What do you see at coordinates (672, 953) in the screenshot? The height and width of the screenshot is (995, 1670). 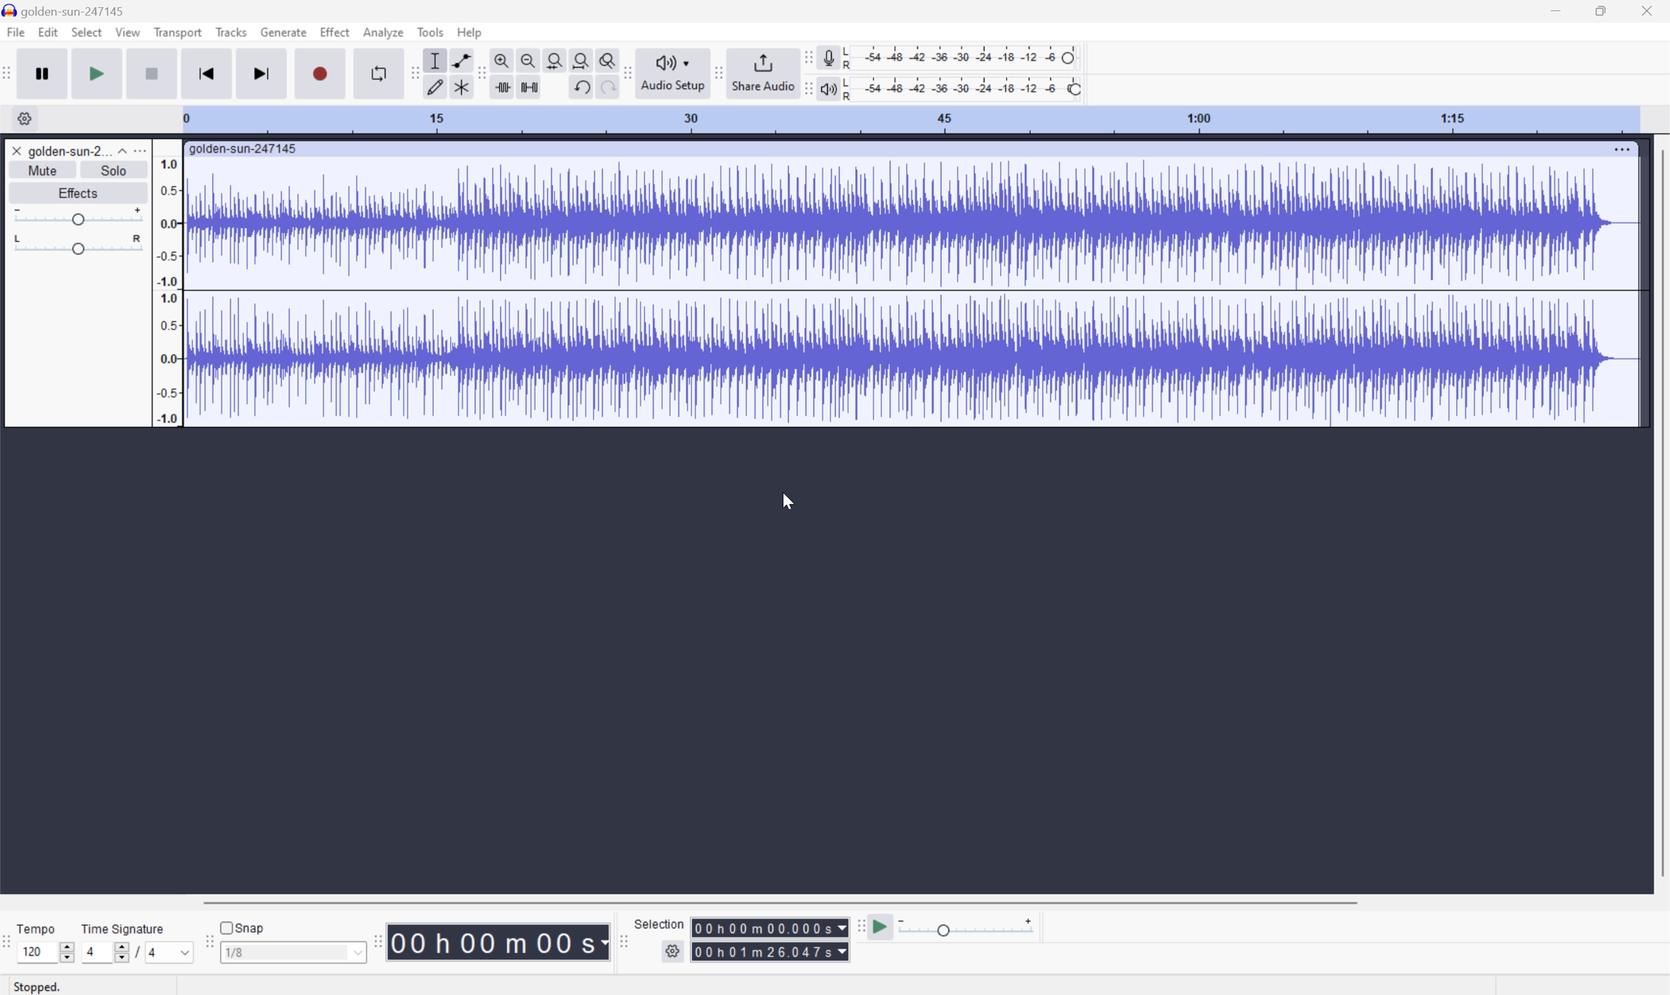 I see `Settings` at bounding box center [672, 953].